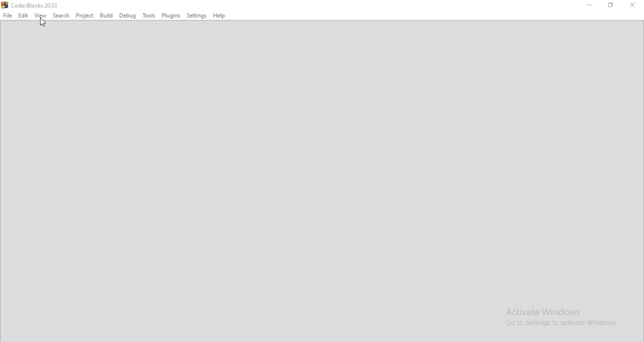  What do you see at coordinates (632, 6) in the screenshot?
I see `Close` at bounding box center [632, 6].